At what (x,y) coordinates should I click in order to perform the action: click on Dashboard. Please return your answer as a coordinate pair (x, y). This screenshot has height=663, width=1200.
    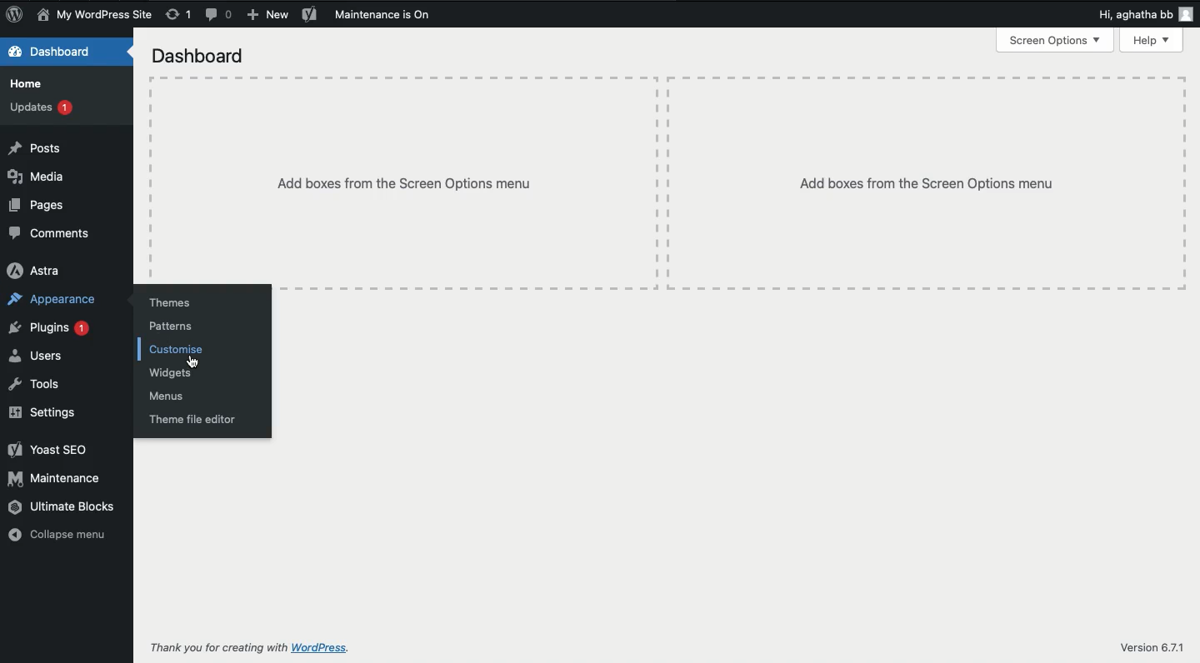
    Looking at the image, I should click on (198, 55).